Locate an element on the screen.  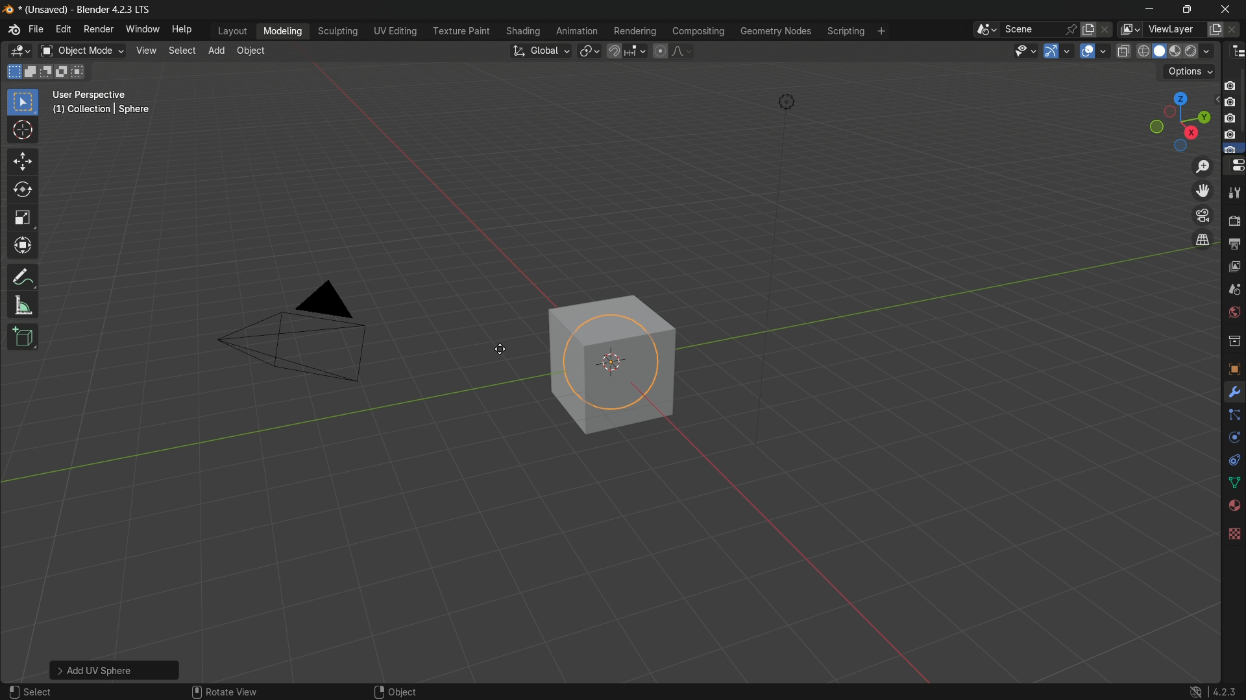
outliner is located at coordinates (1233, 52).